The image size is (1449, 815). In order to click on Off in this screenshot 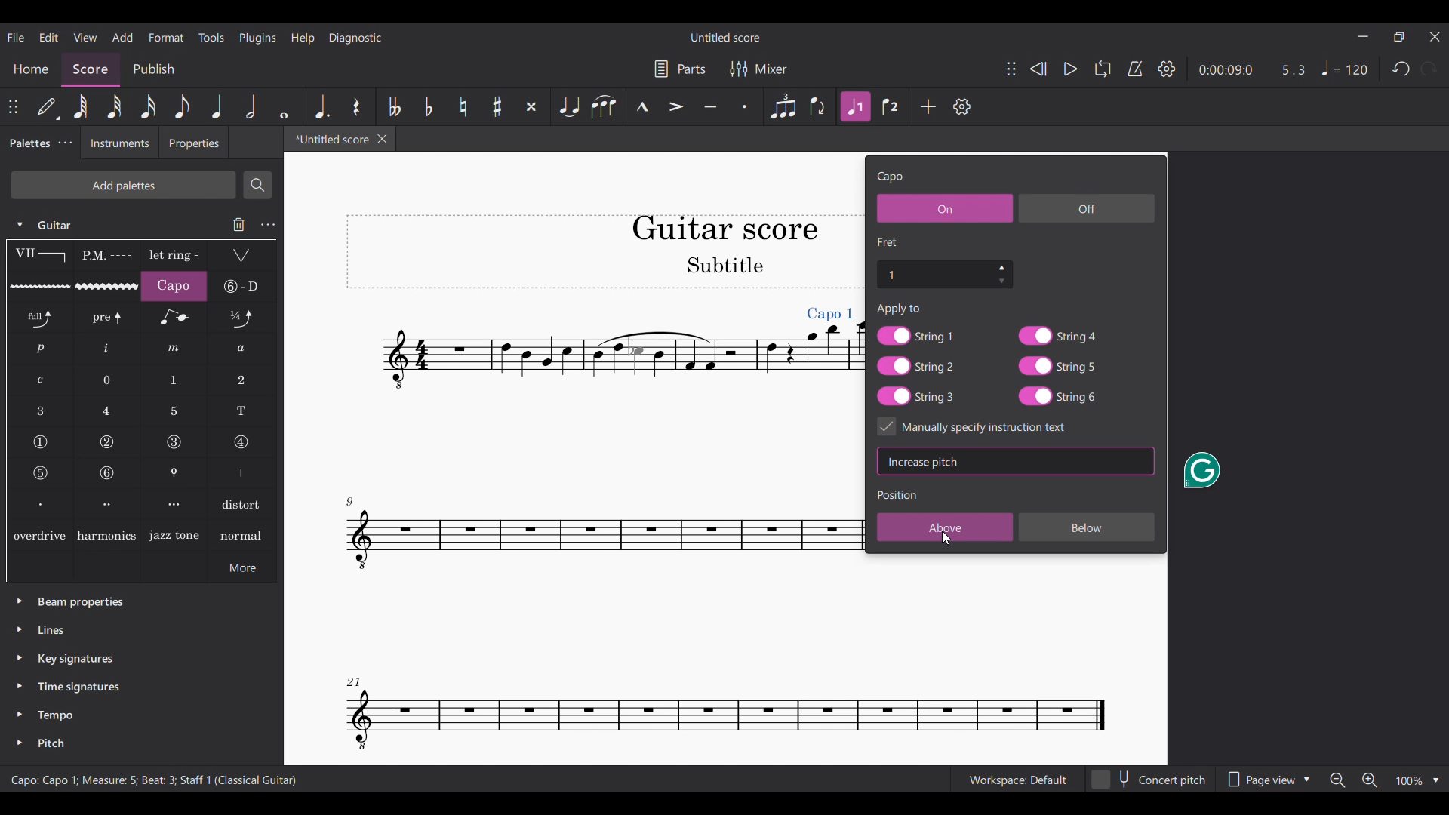, I will do `click(1087, 208)`.